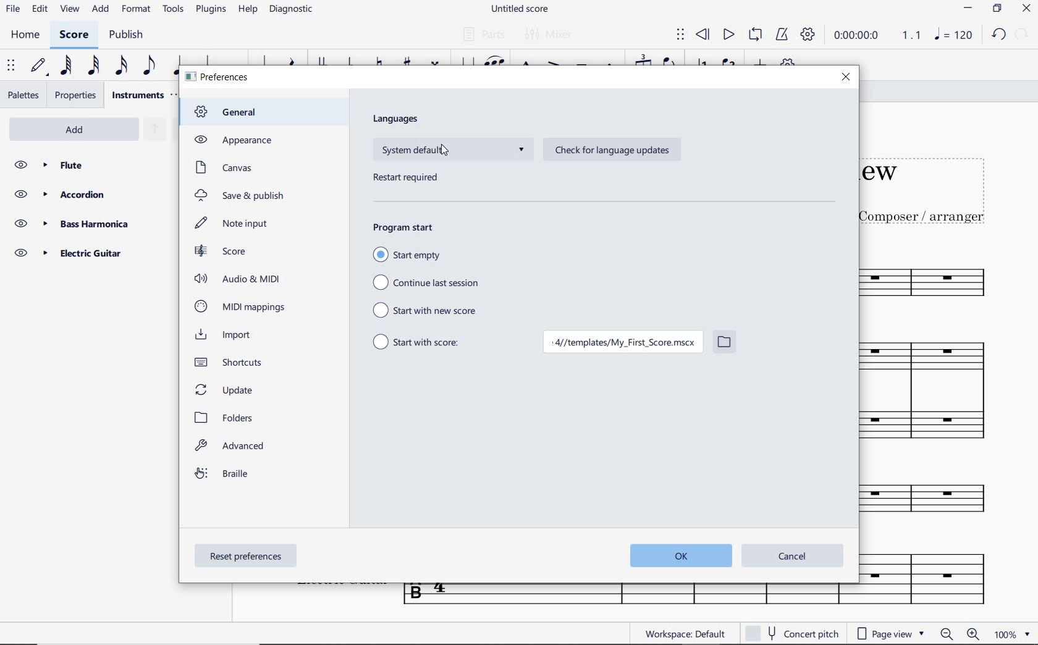 The width and height of the screenshot is (1038, 645). I want to click on home, so click(25, 35).